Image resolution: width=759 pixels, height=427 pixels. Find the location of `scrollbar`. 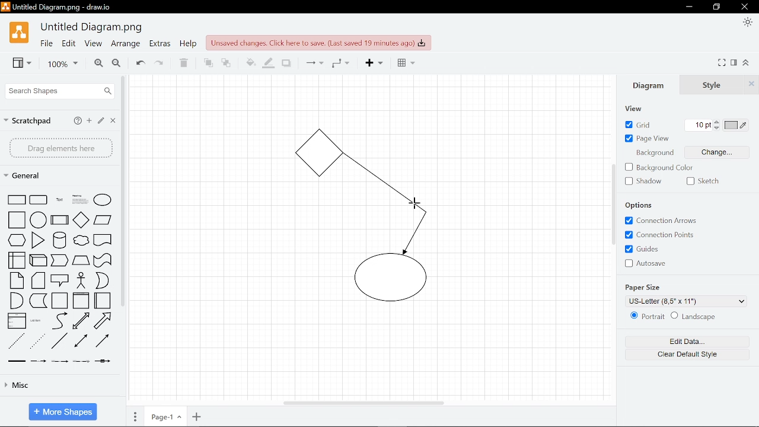

scrollbar is located at coordinates (123, 192).